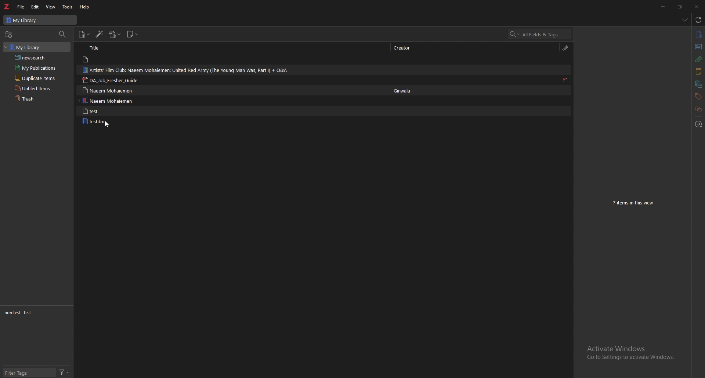 The image size is (705, 378). What do you see at coordinates (21, 7) in the screenshot?
I see `file` at bounding box center [21, 7].